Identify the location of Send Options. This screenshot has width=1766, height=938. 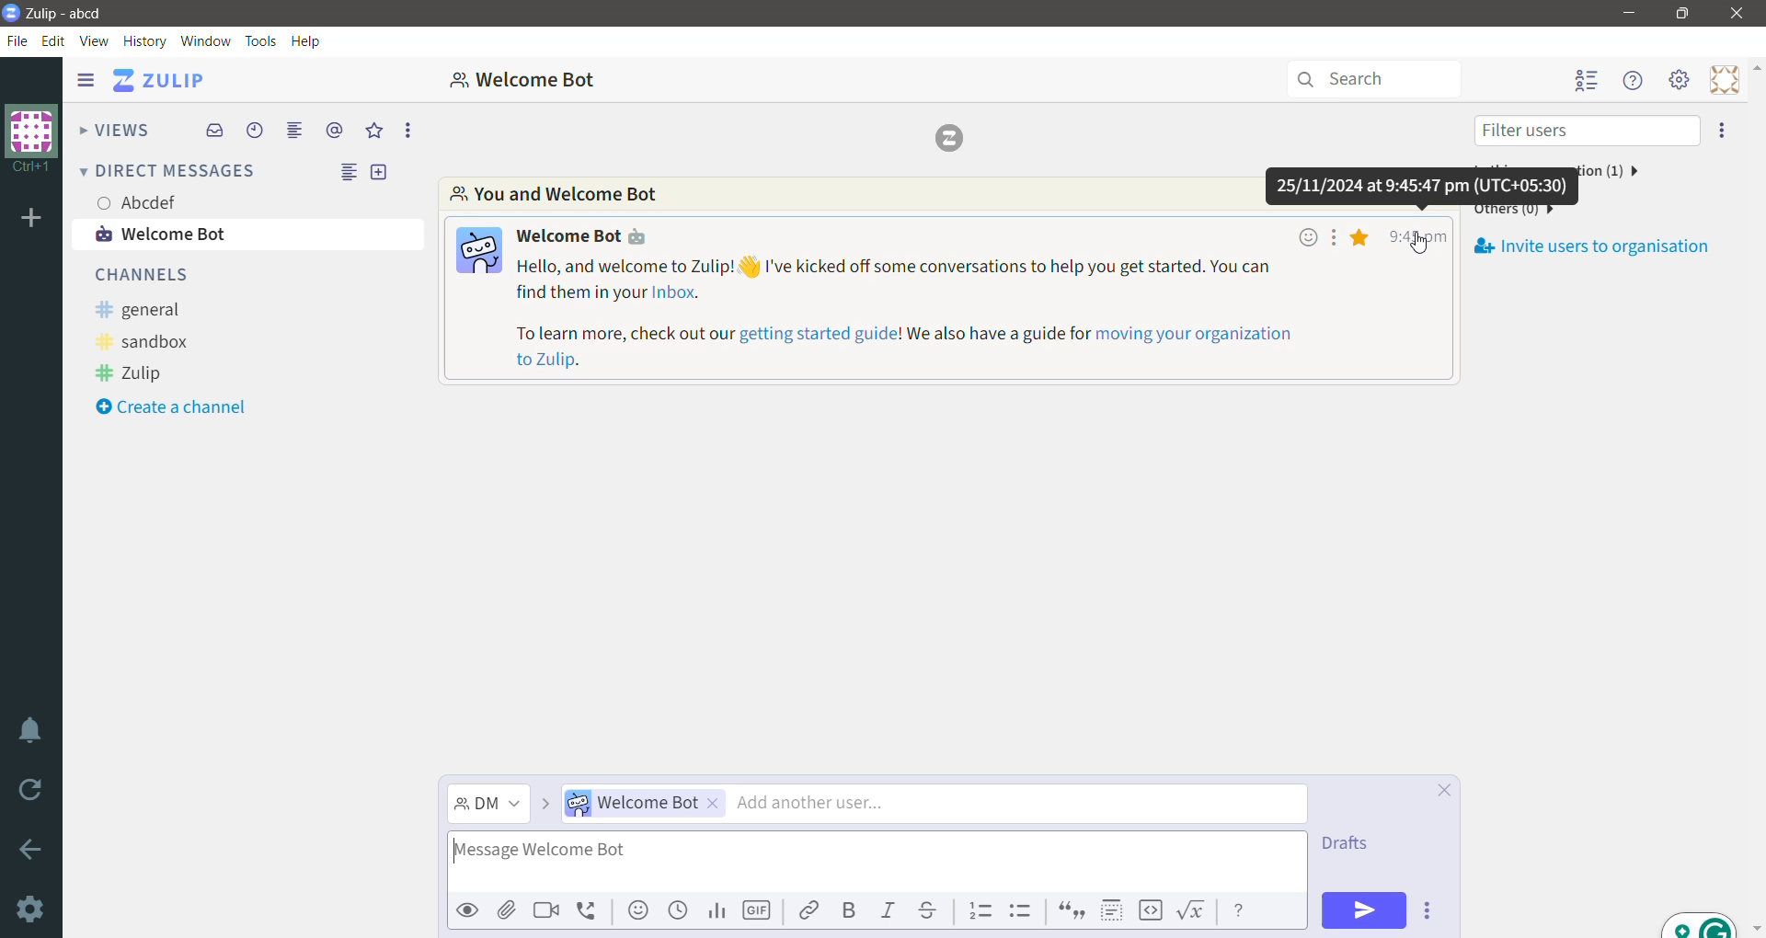
(1431, 910).